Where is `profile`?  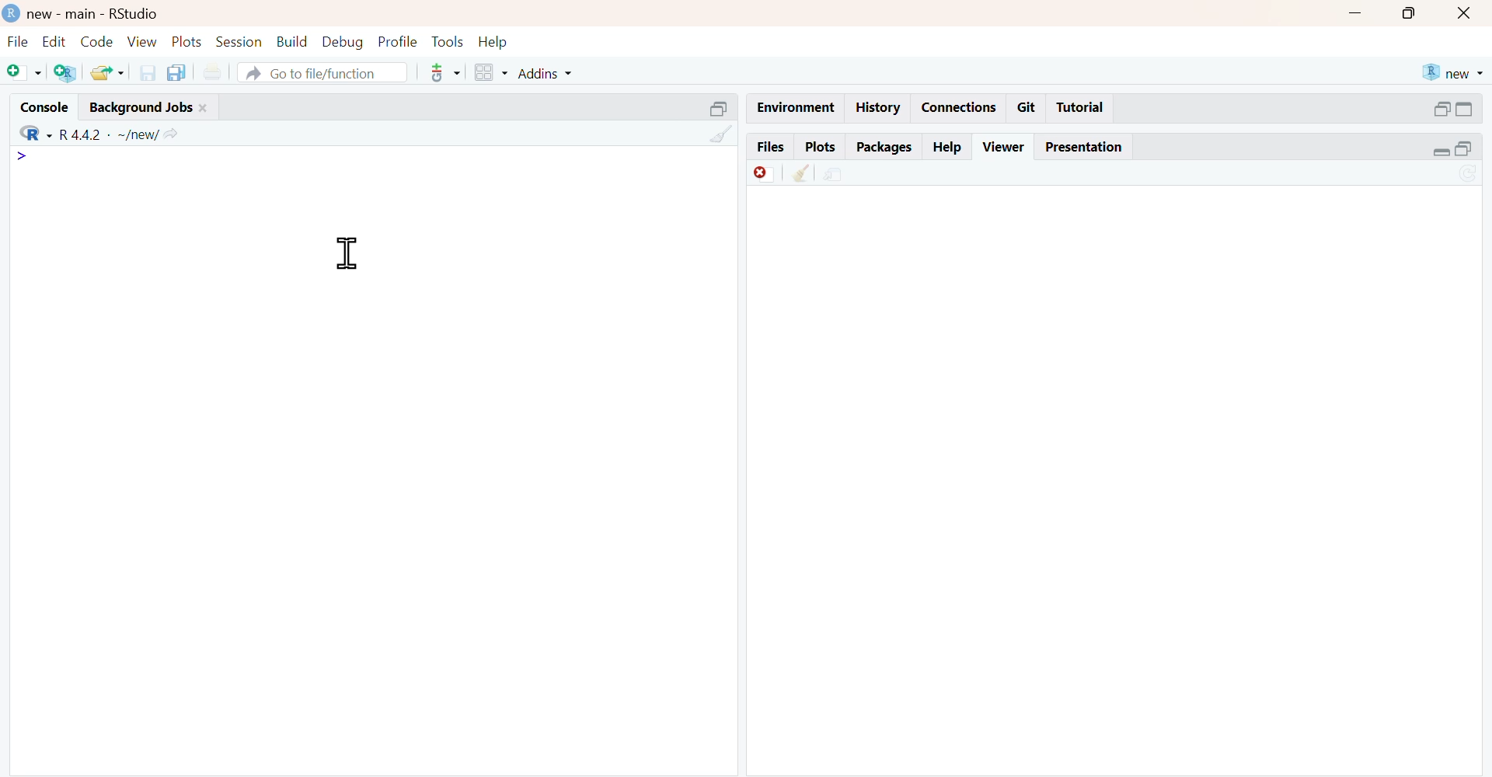
profile is located at coordinates (399, 41).